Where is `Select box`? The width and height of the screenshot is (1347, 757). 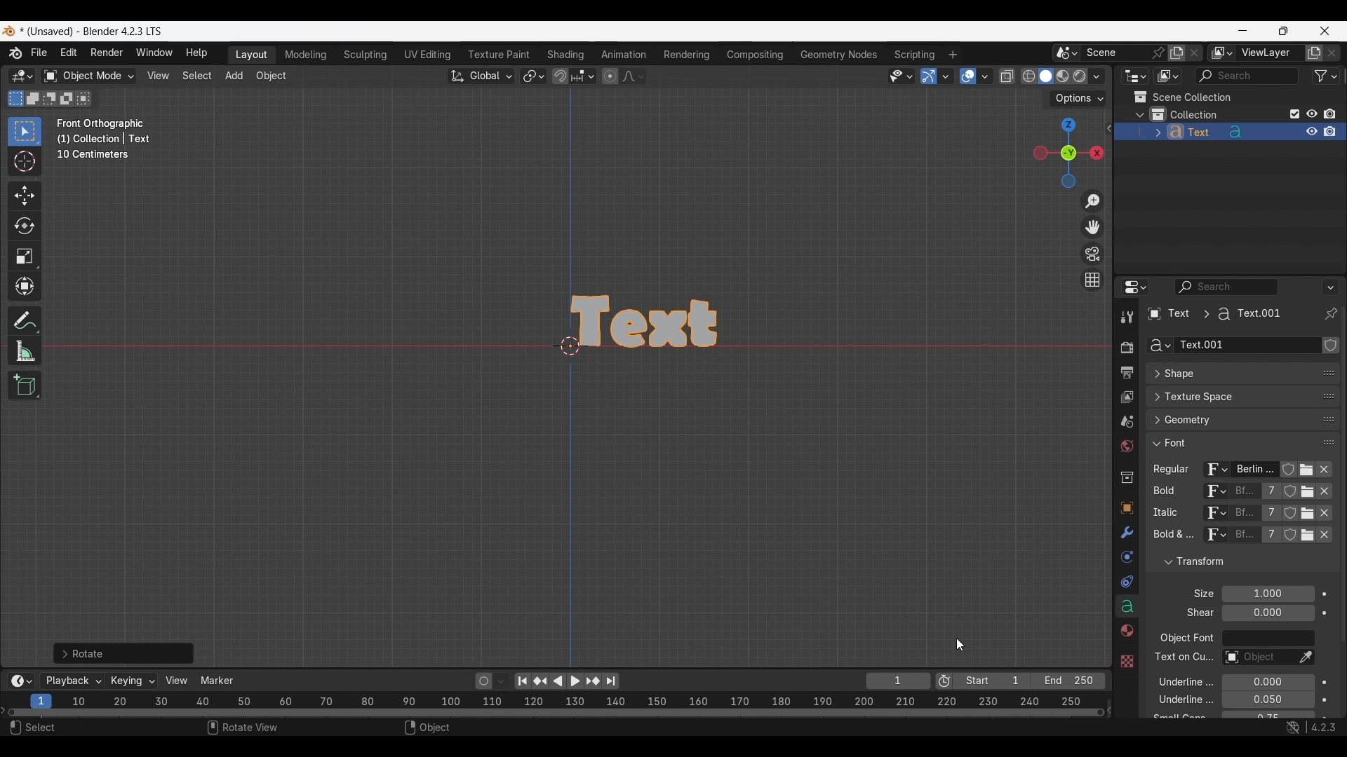 Select box is located at coordinates (25, 131).